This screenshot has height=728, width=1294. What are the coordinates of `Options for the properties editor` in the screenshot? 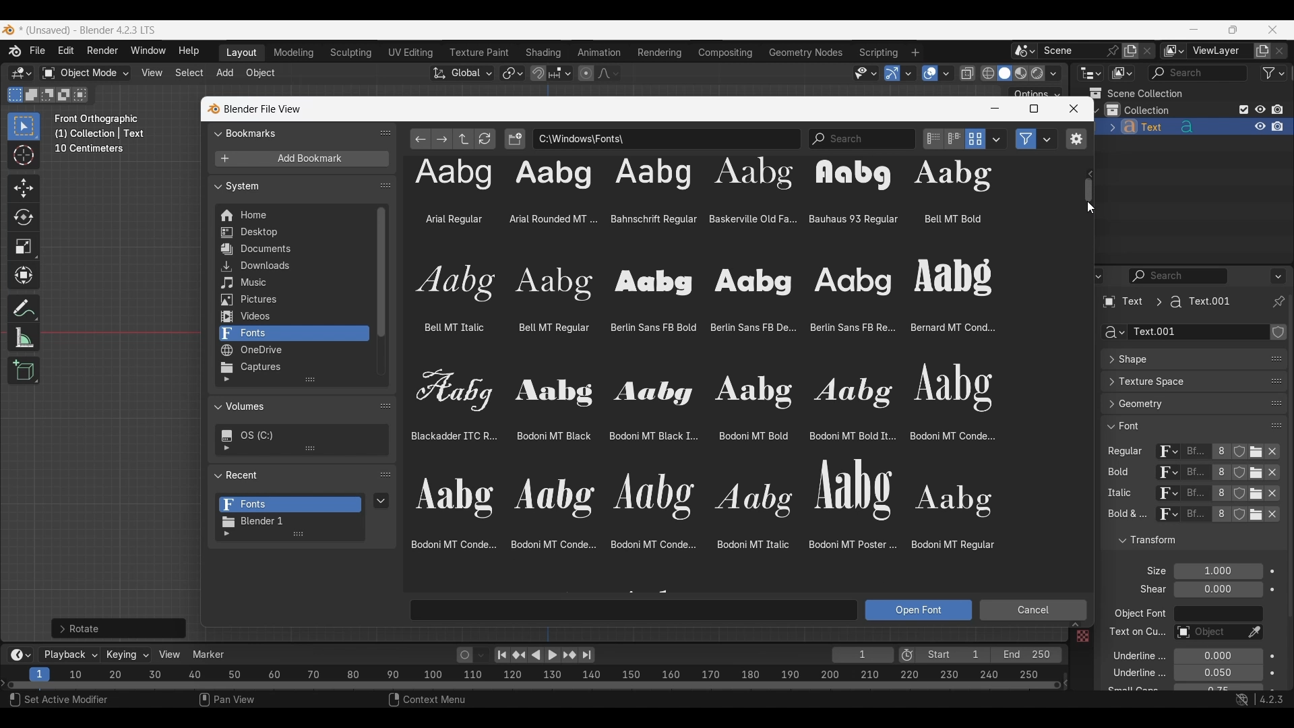 It's located at (1279, 276).